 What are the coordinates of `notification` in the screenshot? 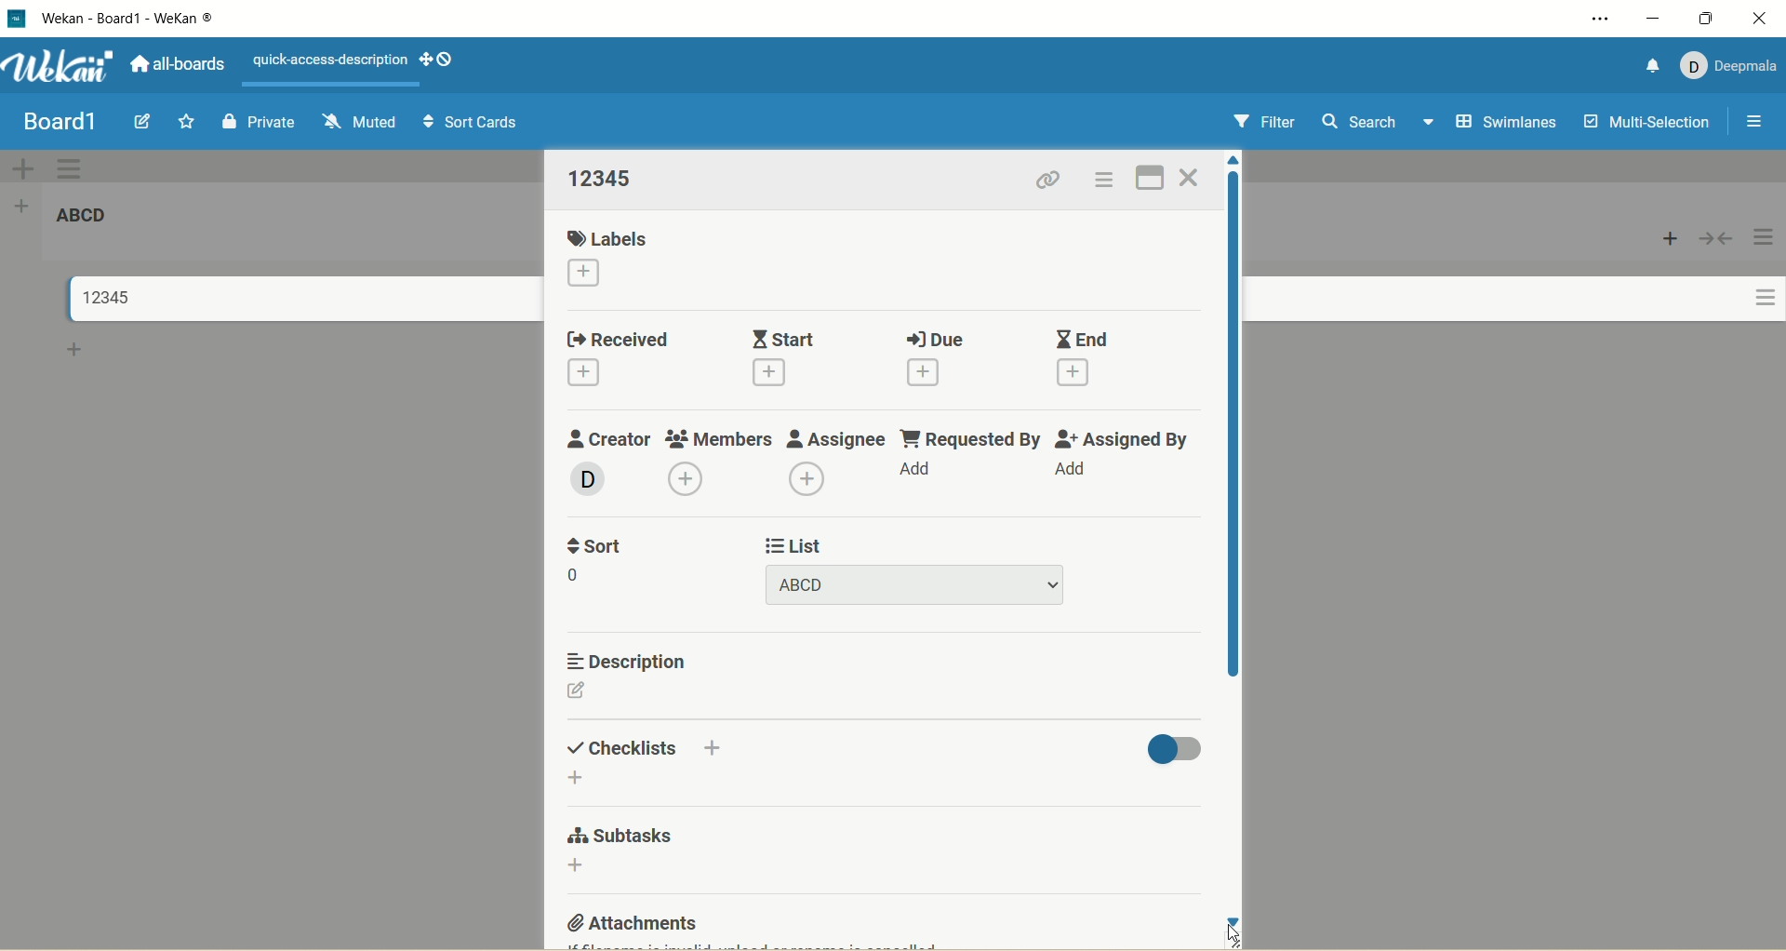 It's located at (1646, 64).